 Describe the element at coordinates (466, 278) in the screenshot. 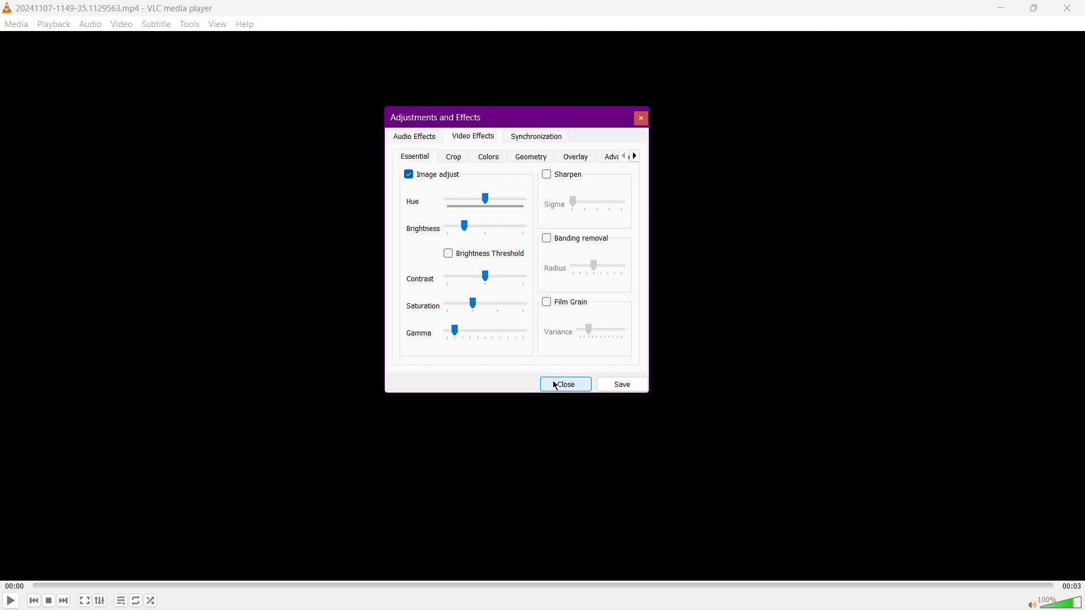

I see `Contrast` at that location.